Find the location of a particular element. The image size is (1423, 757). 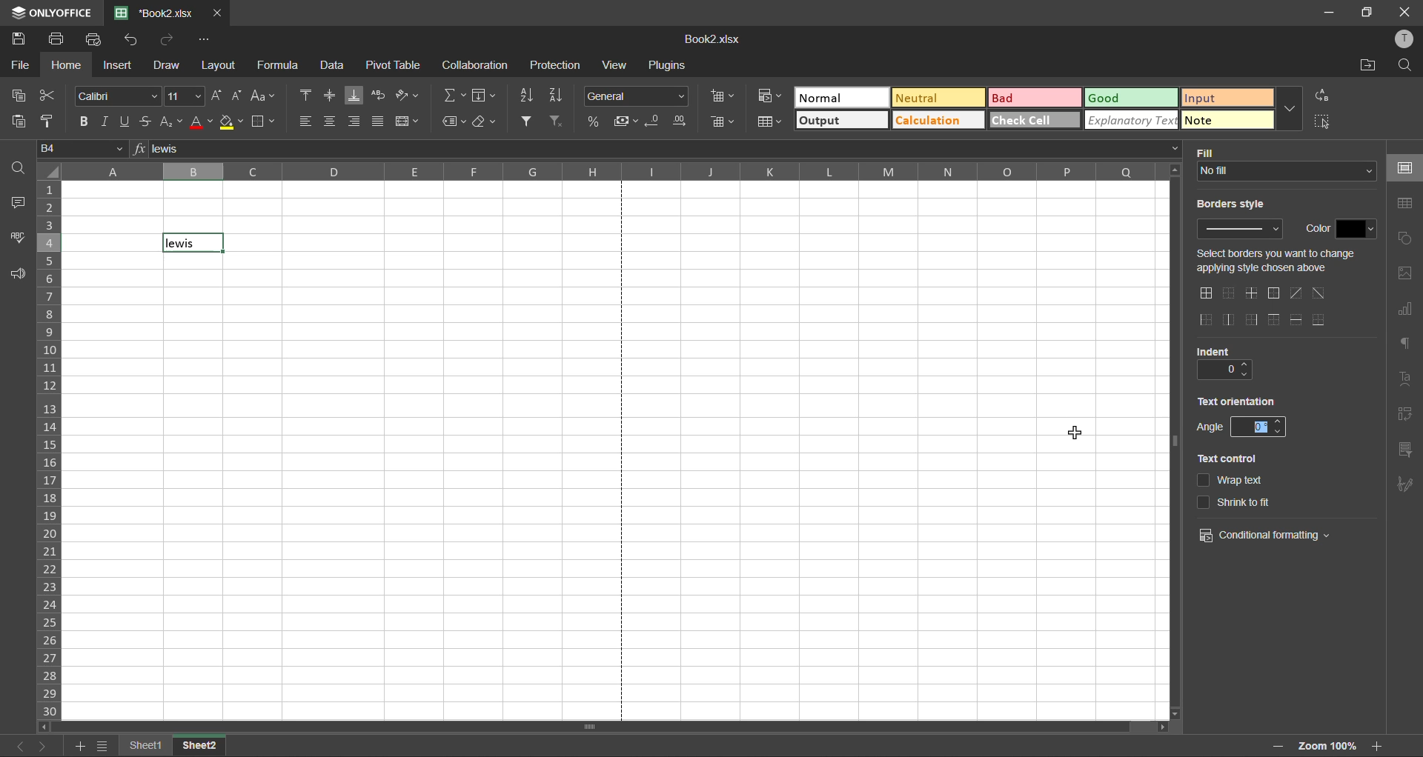

zoom factor is located at coordinates (1327, 745).